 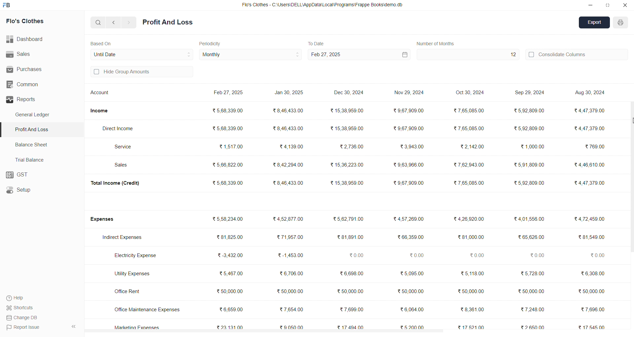 What do you see at coordinates (354, 274) in the screenshot?
I see `₹6,608.00` at bounding box center [354, 274].